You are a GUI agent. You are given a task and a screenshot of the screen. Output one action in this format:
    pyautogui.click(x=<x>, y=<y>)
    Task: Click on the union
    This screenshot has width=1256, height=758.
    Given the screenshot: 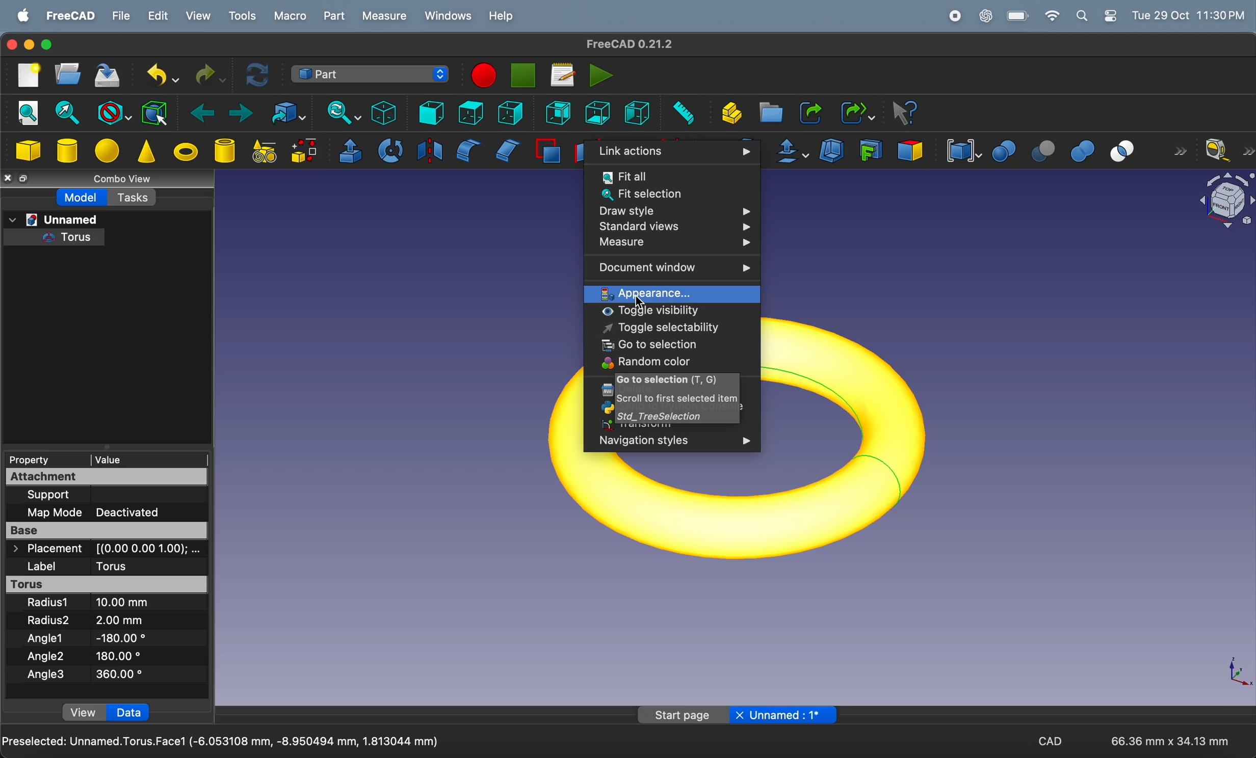 What is the action you would take?
    pyautogui.click(x=1081, y=149)
    